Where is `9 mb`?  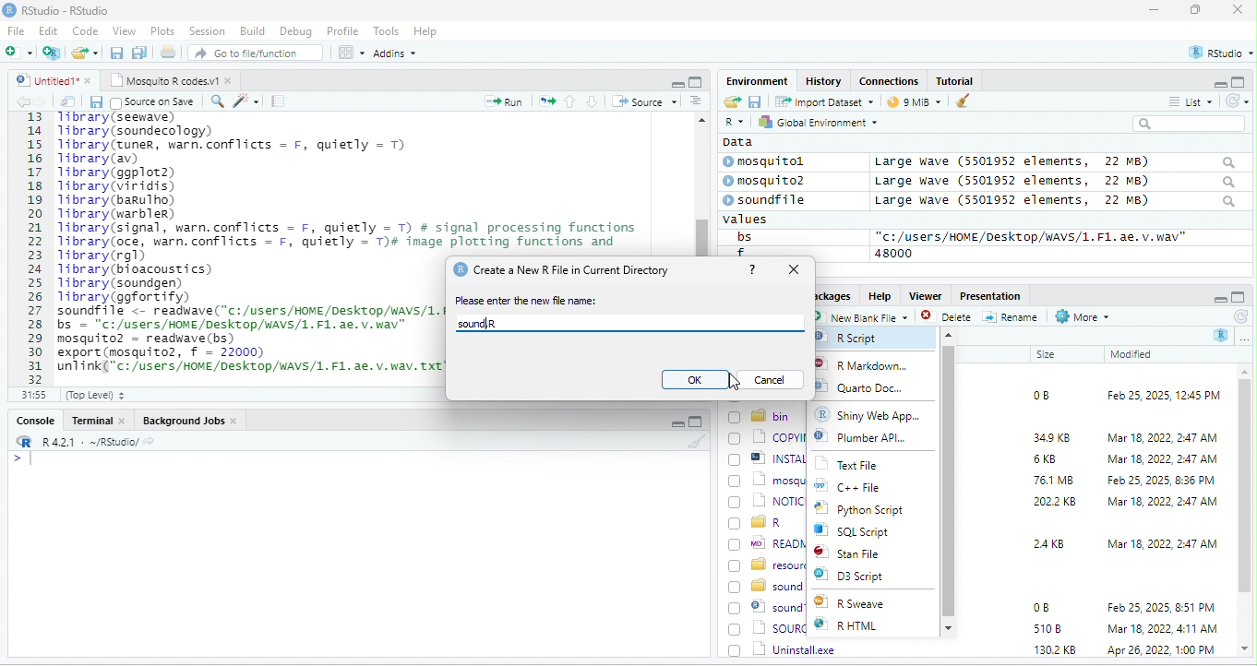
9 mb is located at coordinates (916, 103).